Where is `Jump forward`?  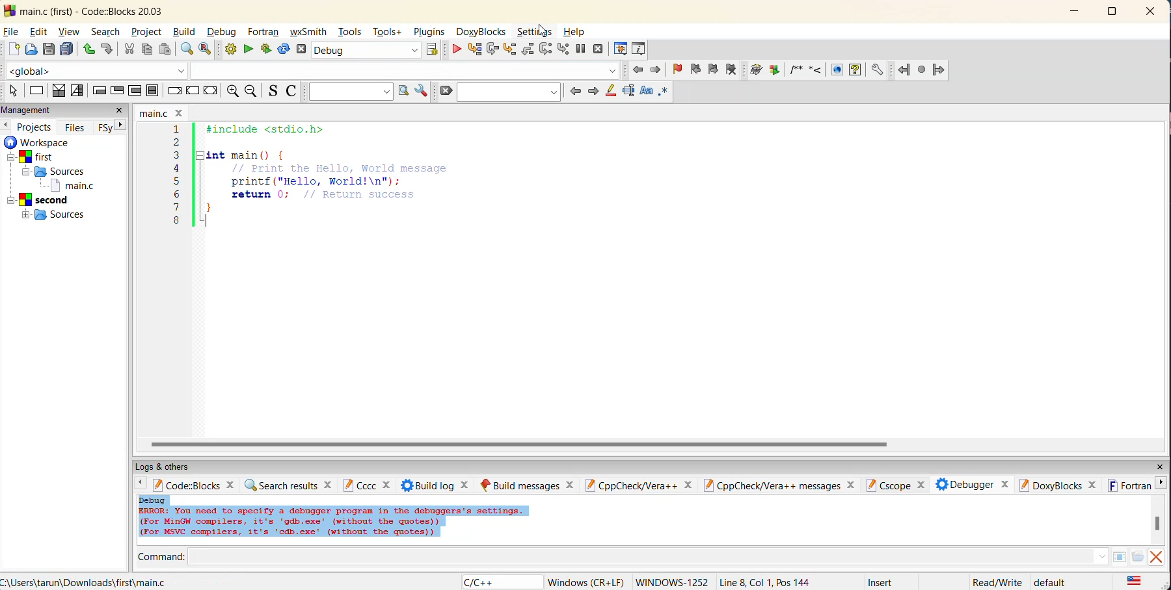 Jump forward is located at coordinates (938, 70).